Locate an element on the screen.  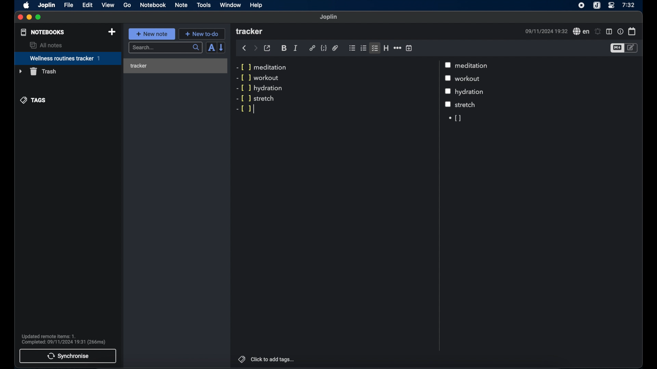
tracker is located at coordinates (250, 32).